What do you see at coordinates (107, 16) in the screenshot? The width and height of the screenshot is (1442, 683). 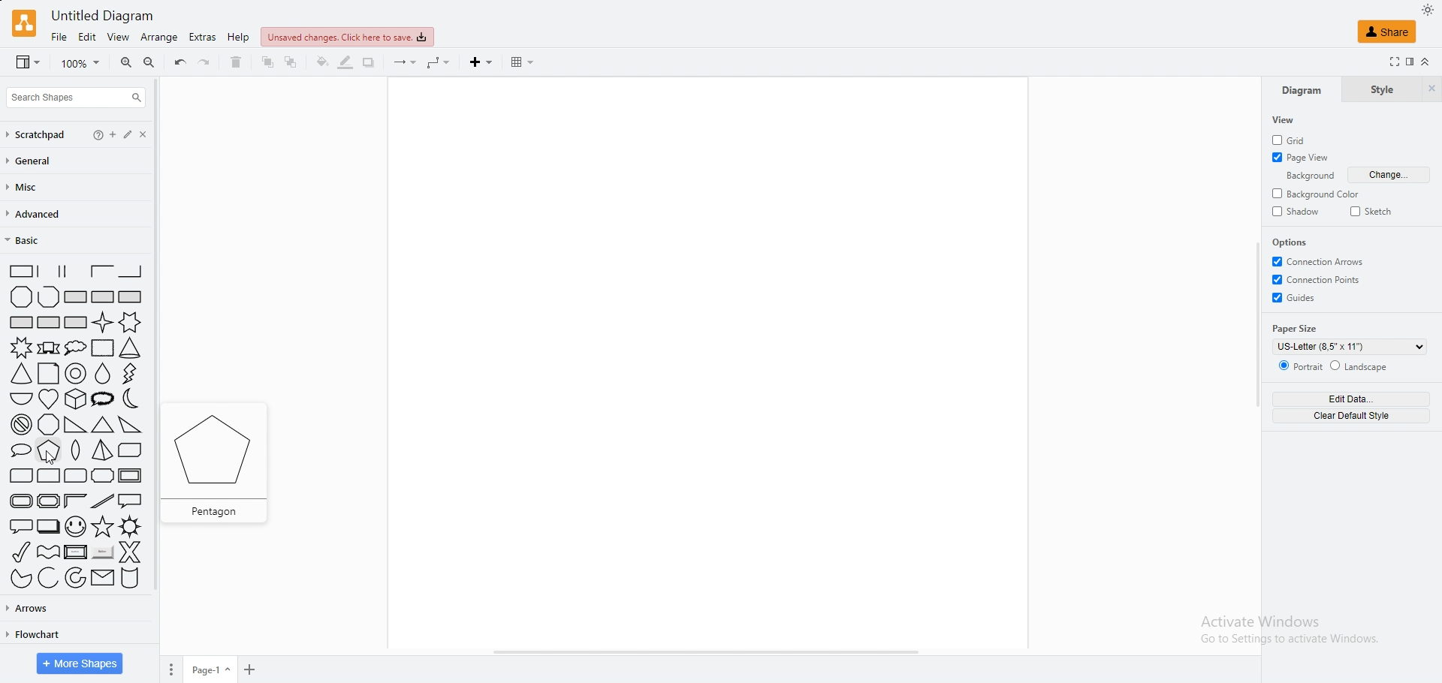 I see `Untitled Diagram` at bounding box center [107, 16].